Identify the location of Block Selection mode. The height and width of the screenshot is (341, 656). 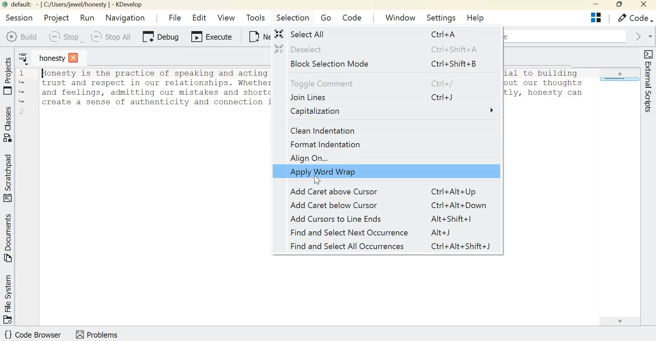
(385, 63).